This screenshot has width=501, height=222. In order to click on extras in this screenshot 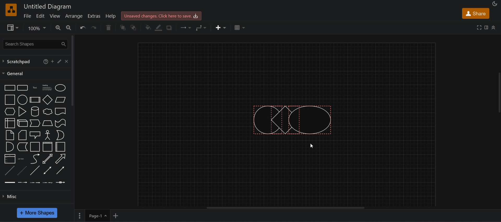, I will do `click(95, 16)`.